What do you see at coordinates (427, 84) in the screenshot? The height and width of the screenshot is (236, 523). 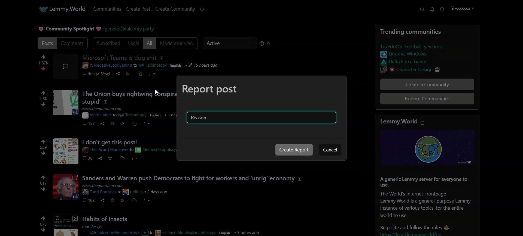 I see `Create a Community` at bounding box center [427, 84].